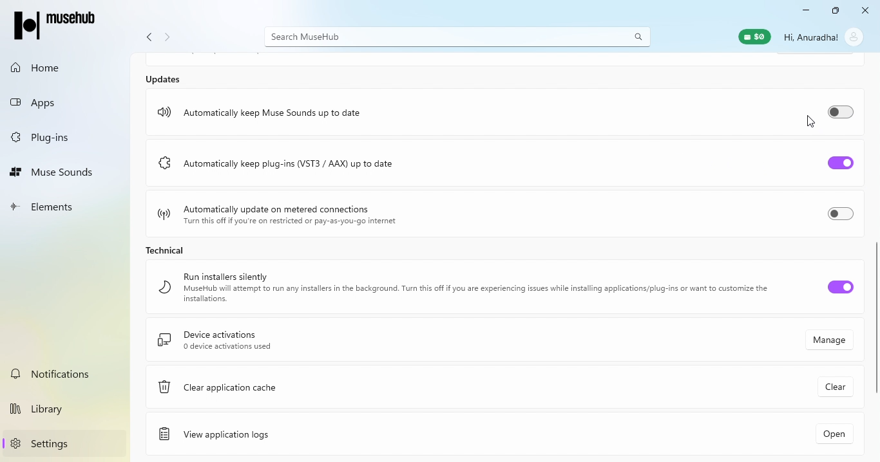  Describe the element at coordinates (149, 39) in the screenshot. I see `Navigate back` at that location.